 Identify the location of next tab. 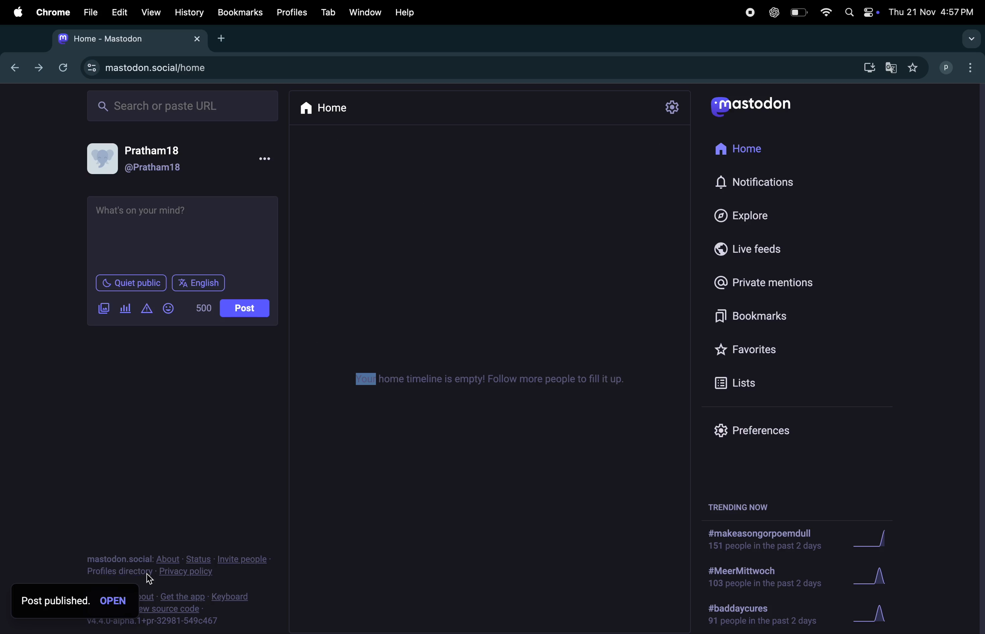
(39, 68).